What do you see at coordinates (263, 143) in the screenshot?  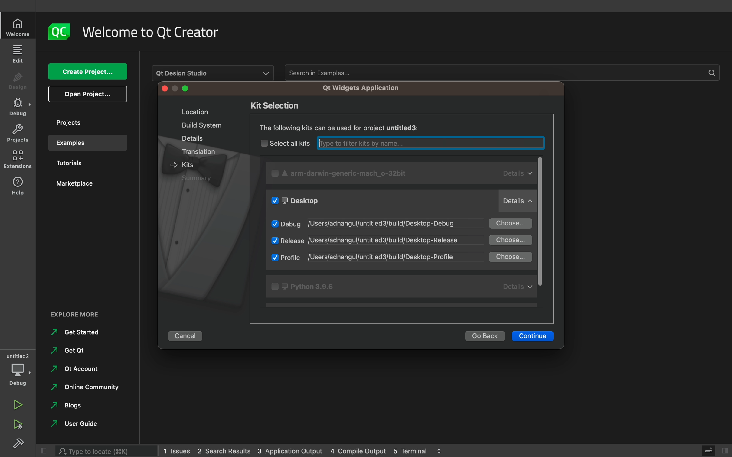 I see `check  button` at bounding box center [263, 143].